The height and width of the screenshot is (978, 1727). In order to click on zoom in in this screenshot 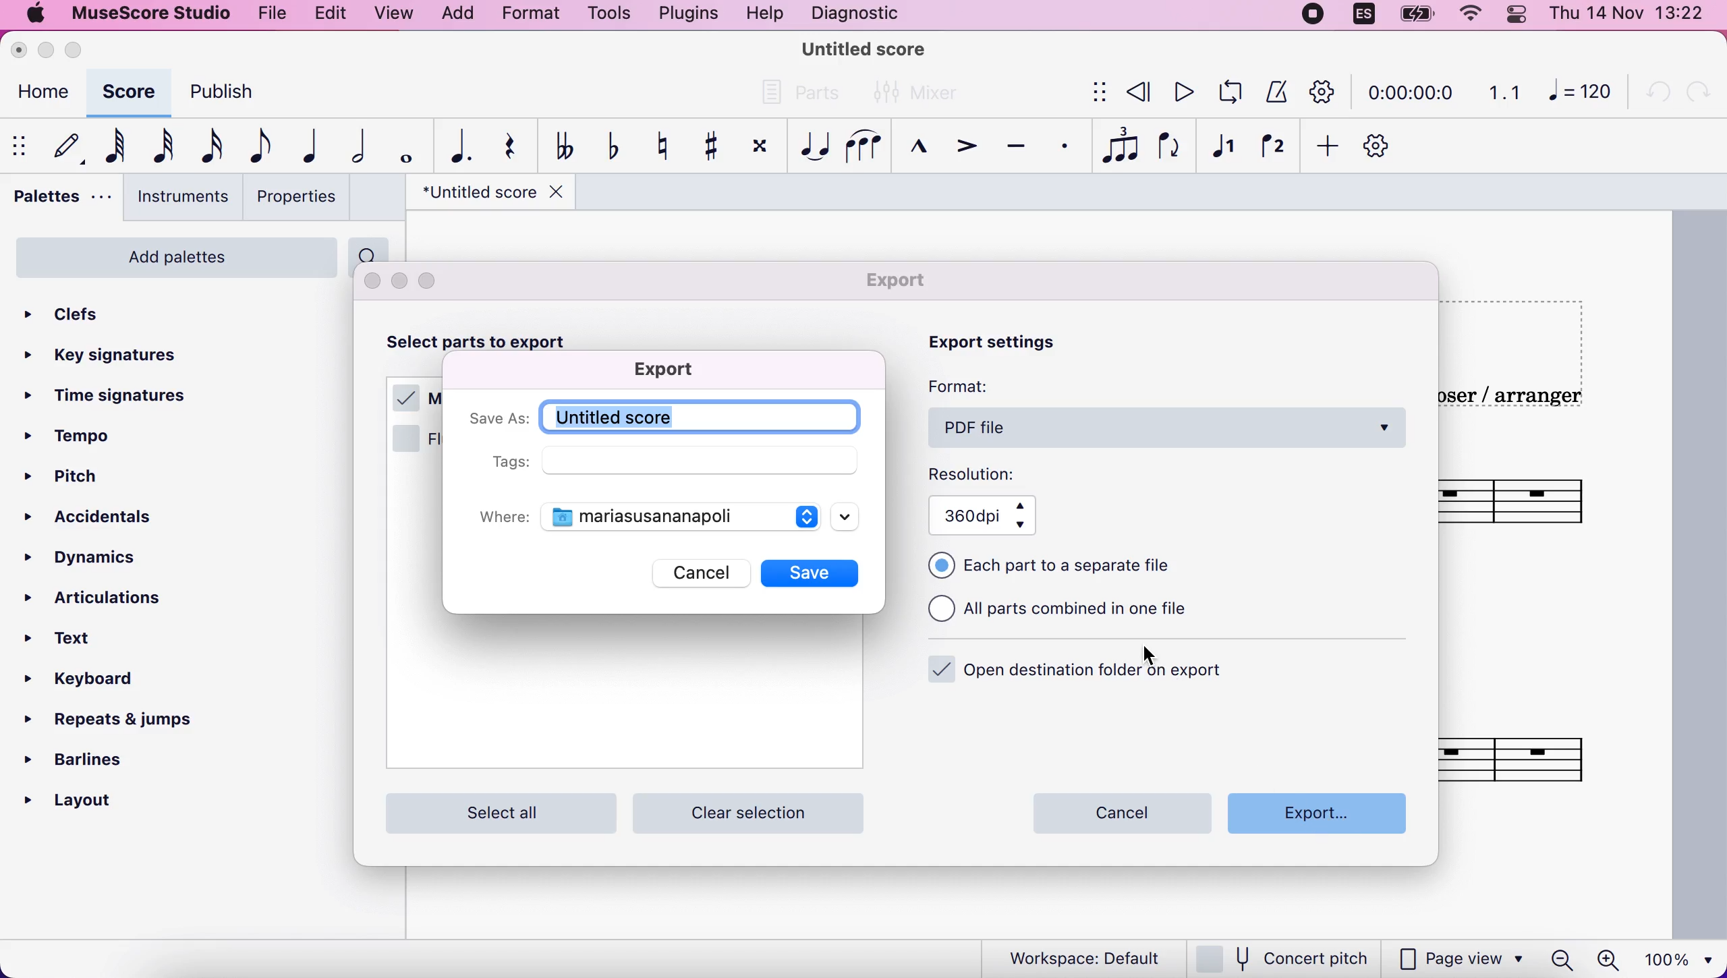, I will do `click(1612, 958)`.